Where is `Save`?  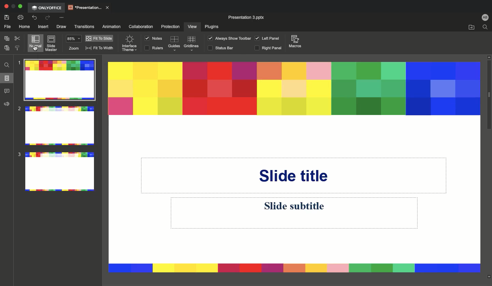
Save is located at coordinates (6, 17).